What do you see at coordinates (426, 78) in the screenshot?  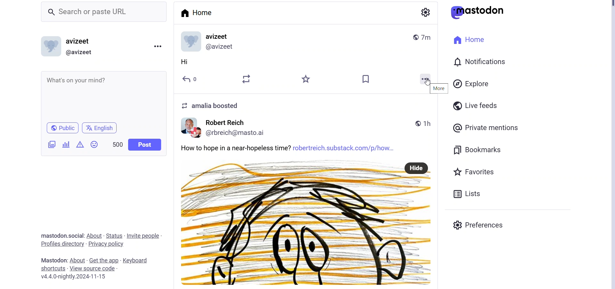 I see `More` at bounding box center [426, 78].